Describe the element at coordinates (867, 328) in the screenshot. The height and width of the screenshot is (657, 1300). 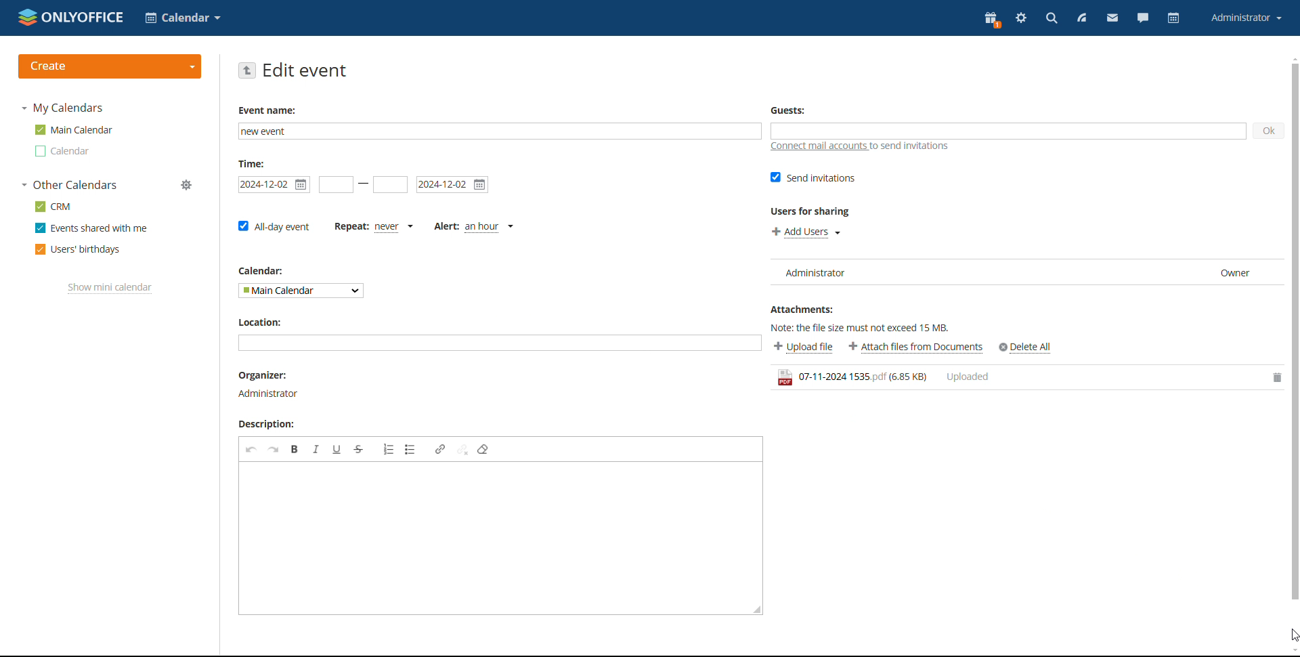
I see `Note: the file size must not exceed 15MB` at that location.